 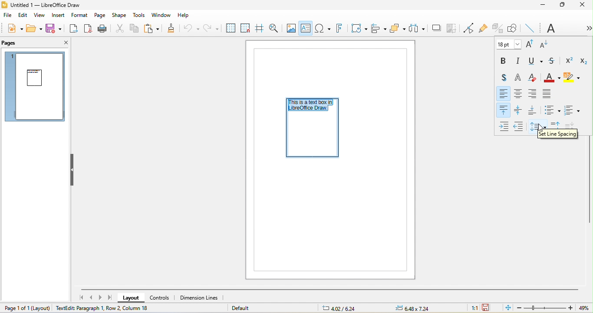 I want to click on insert line, so click(x=532, y=29).